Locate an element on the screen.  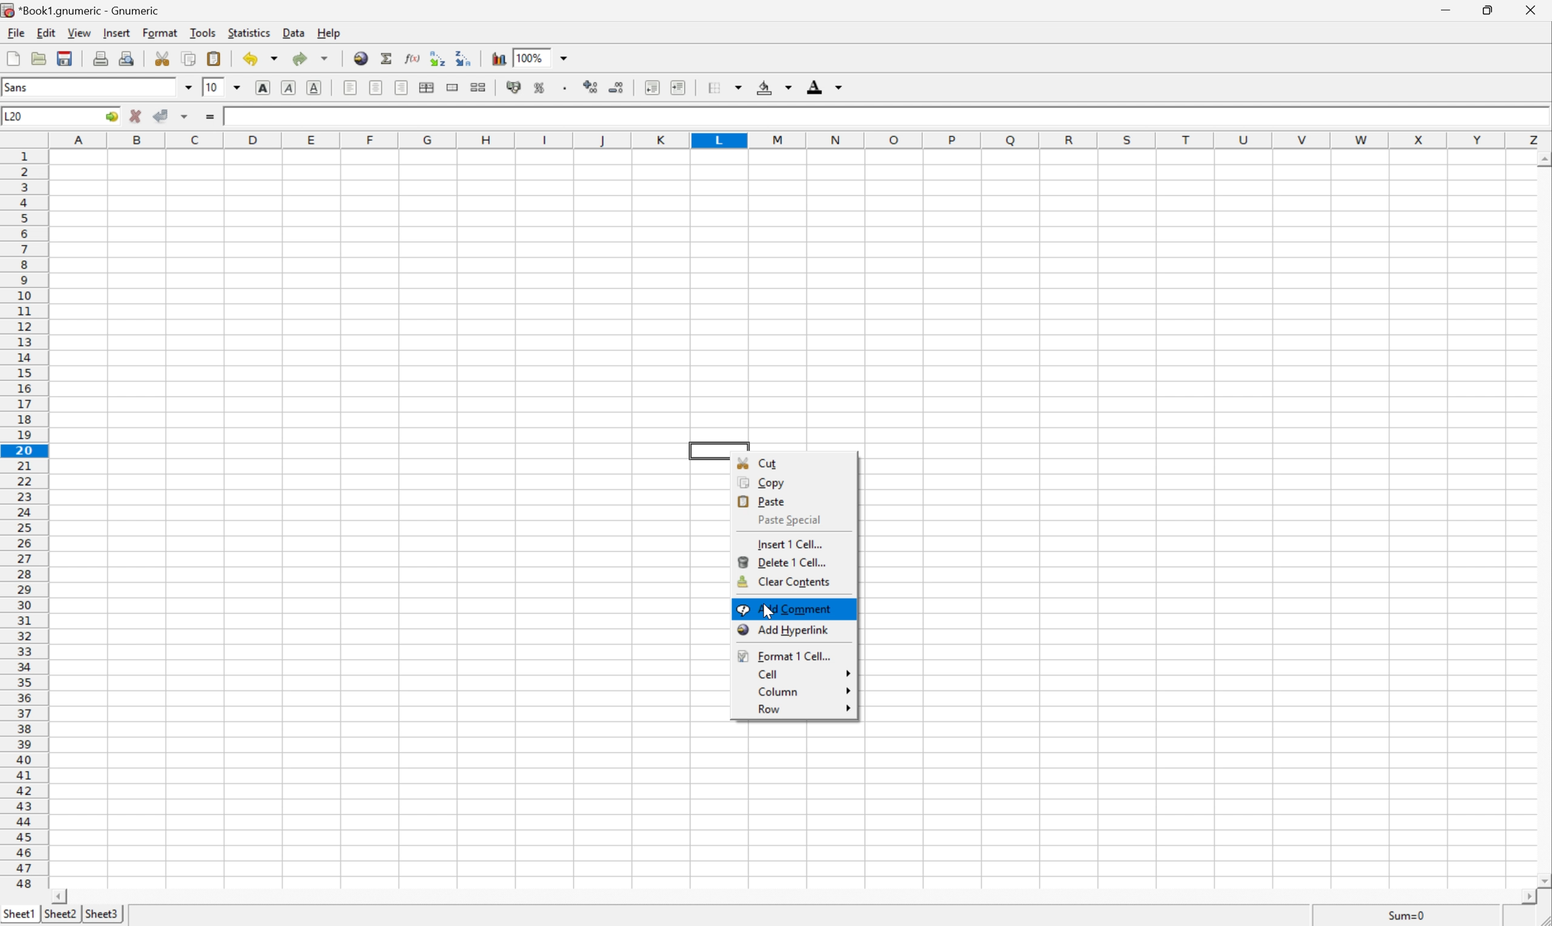
Sheet1 is located at coordinates (21, 914).